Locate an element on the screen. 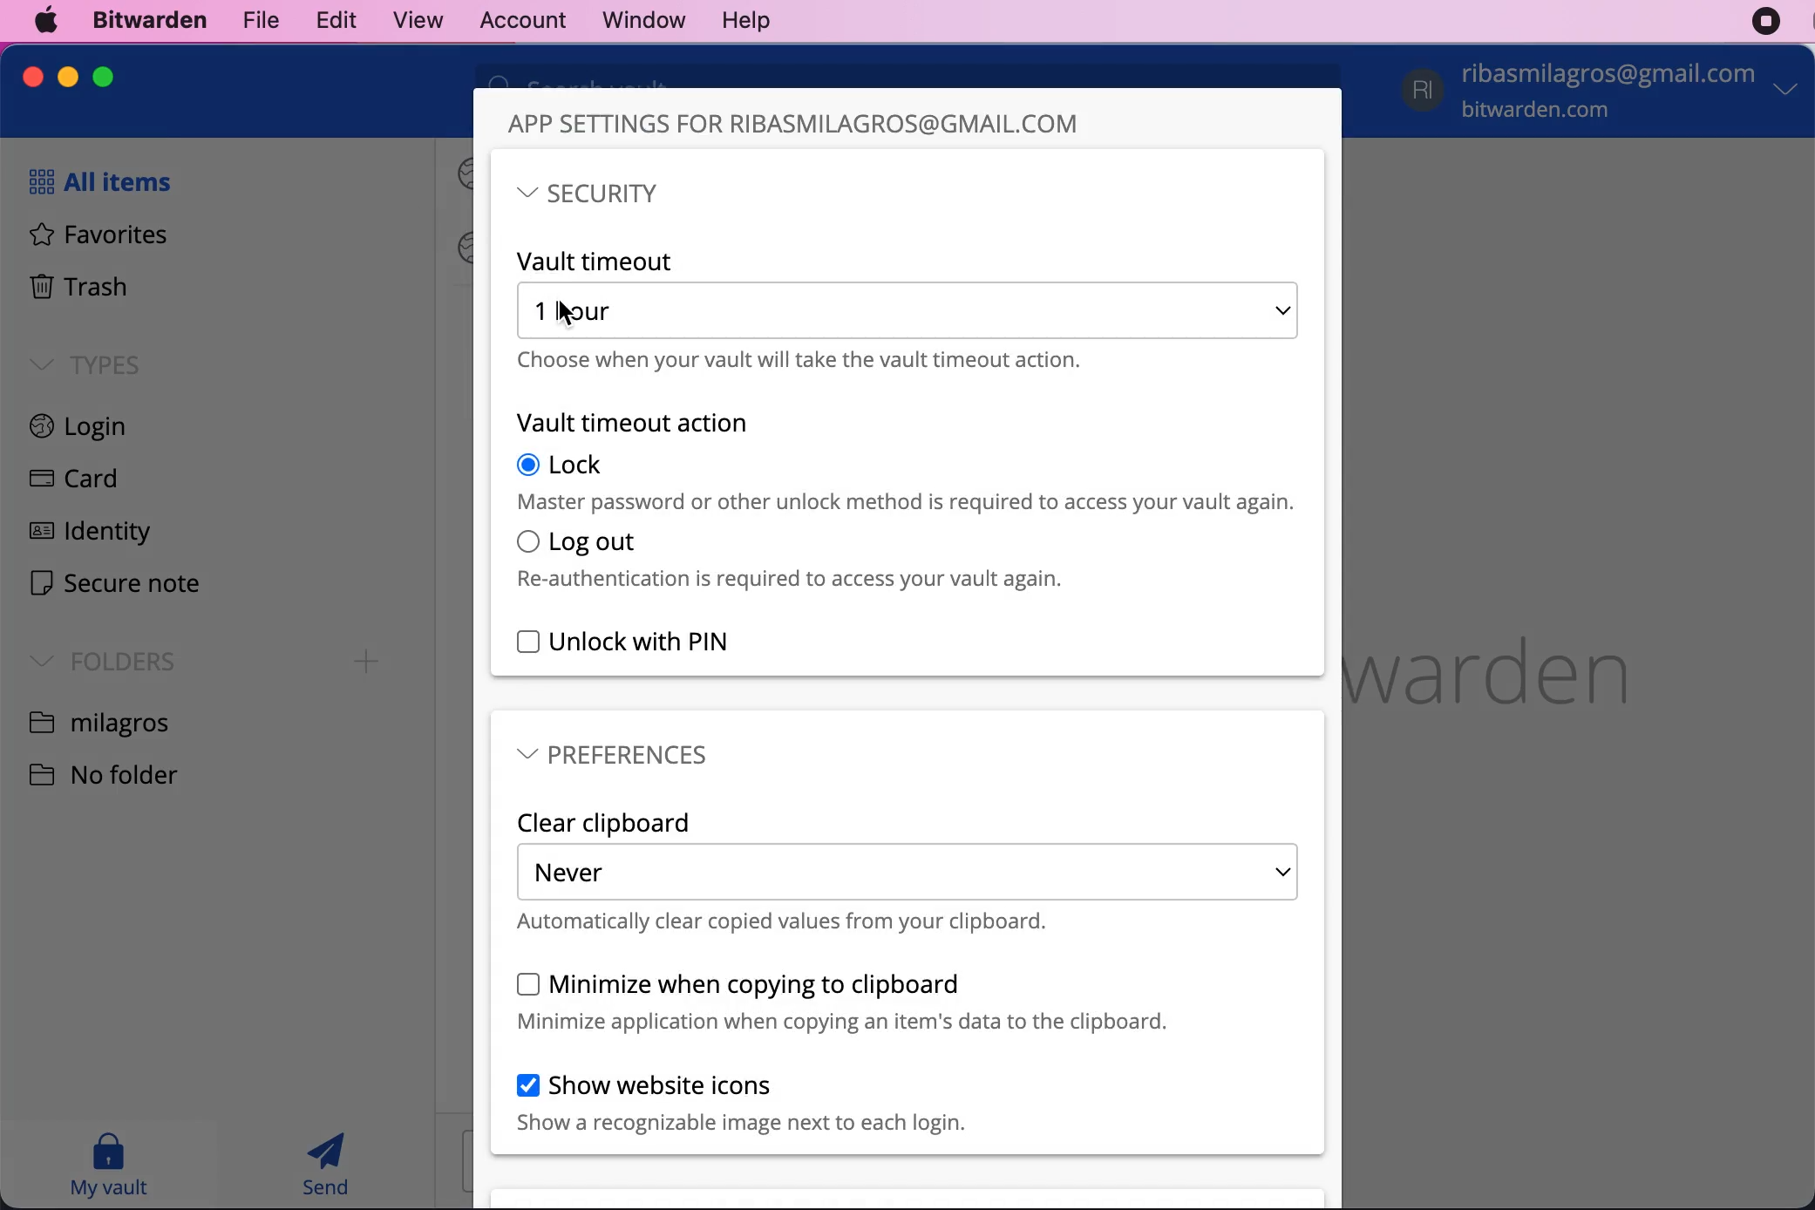  security is located at coordinates (588, 194).